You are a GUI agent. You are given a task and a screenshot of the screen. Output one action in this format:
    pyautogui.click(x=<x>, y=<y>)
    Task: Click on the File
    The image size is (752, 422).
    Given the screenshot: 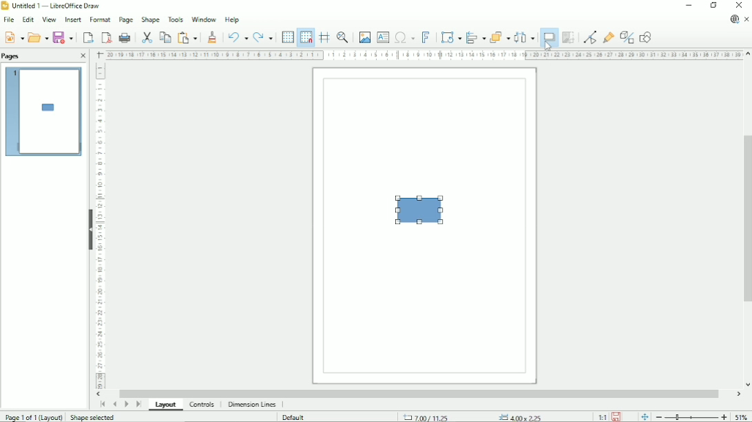 What is the action you would take?
    pyautogui.click(x=9, y=20)
    